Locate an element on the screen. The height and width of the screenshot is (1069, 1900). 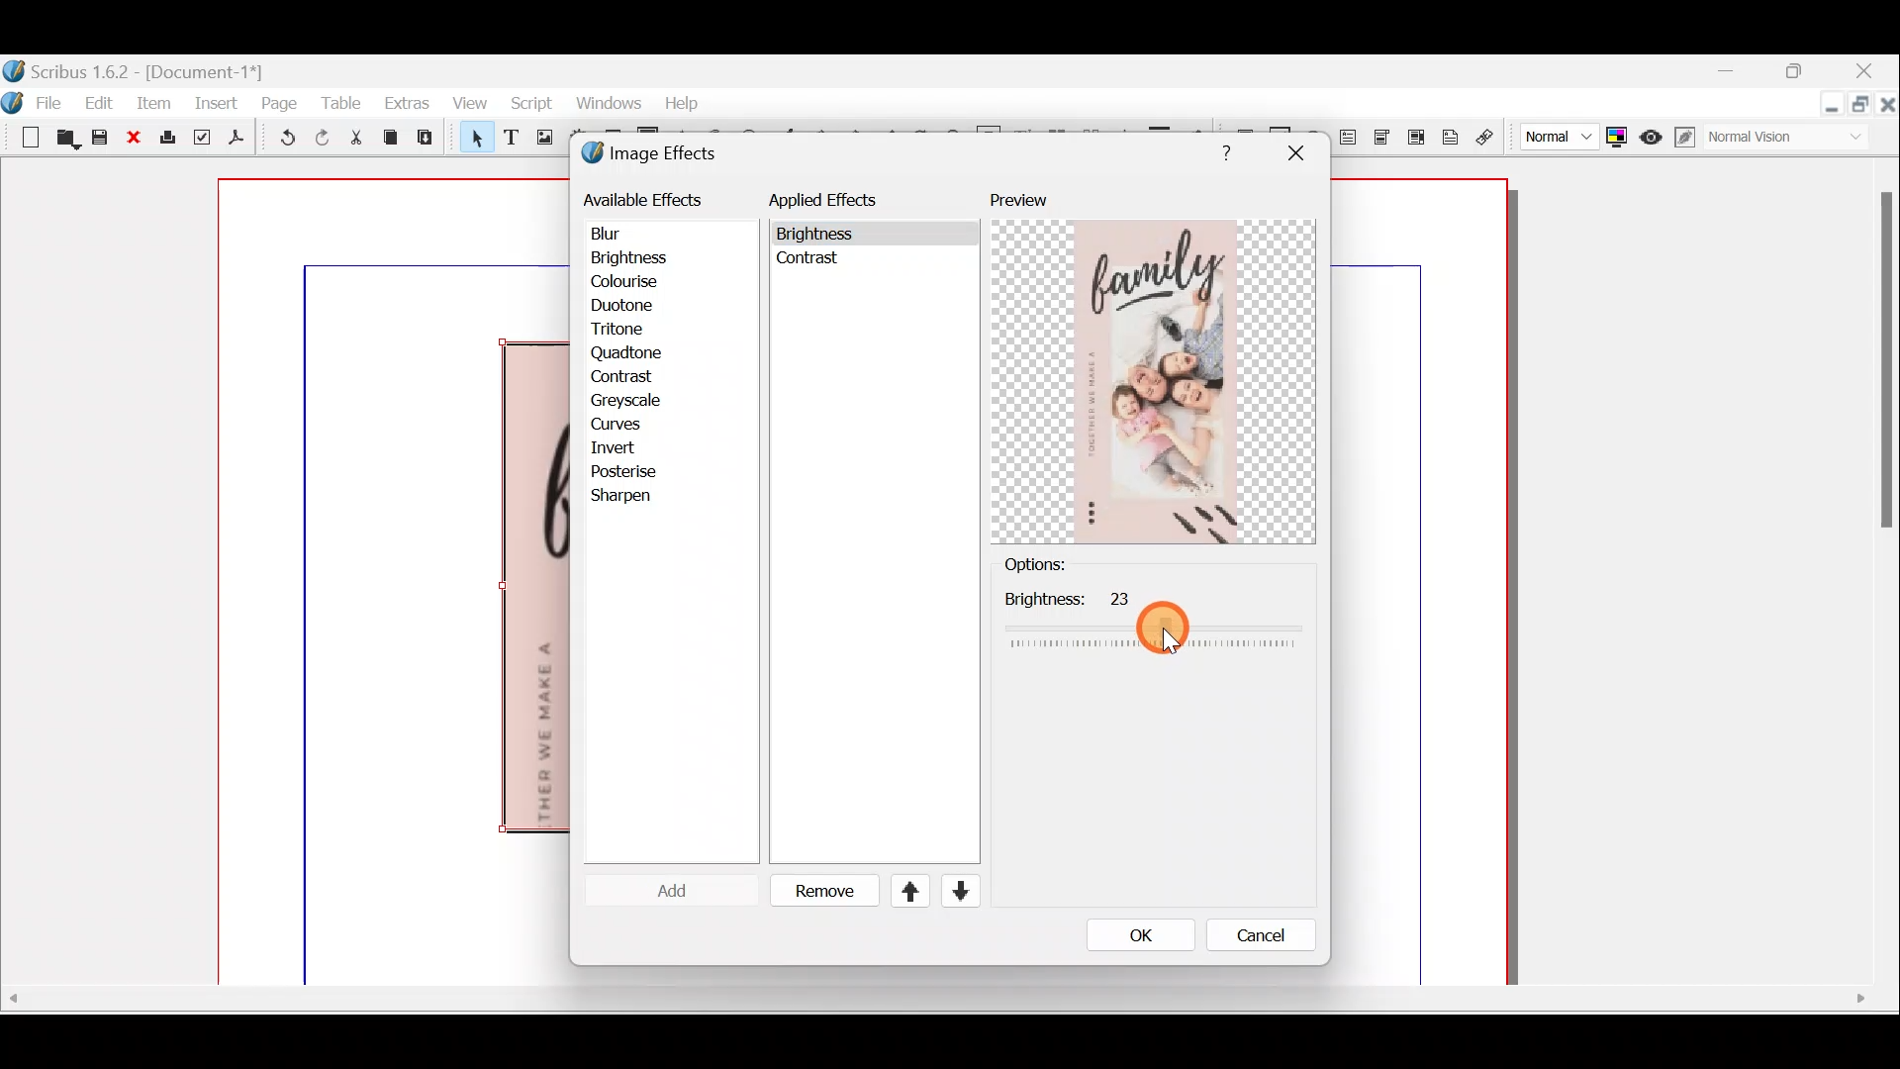
Close is located at coordinates (1888, 108).